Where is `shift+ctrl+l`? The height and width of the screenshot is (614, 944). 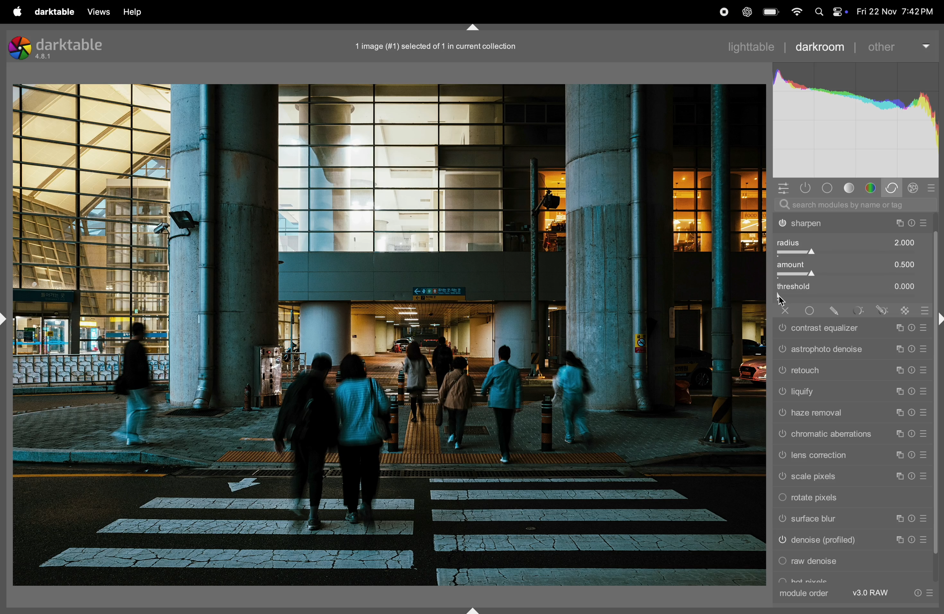 shift+ctrl+l is located at coordinates (7, 320).